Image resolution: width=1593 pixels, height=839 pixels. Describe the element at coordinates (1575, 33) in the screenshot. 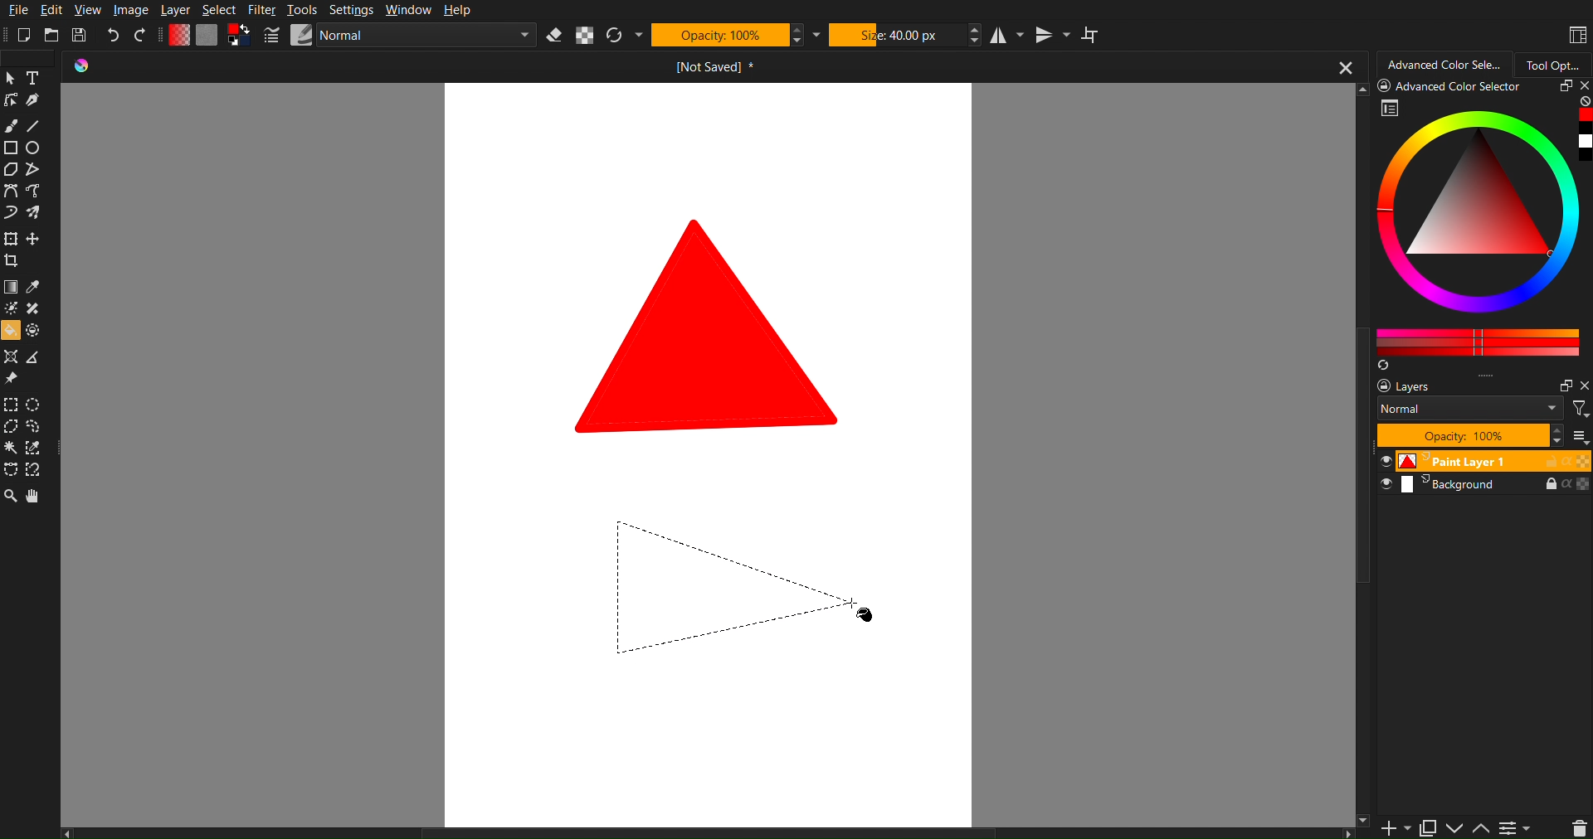

I see `Workspaces` at that location.